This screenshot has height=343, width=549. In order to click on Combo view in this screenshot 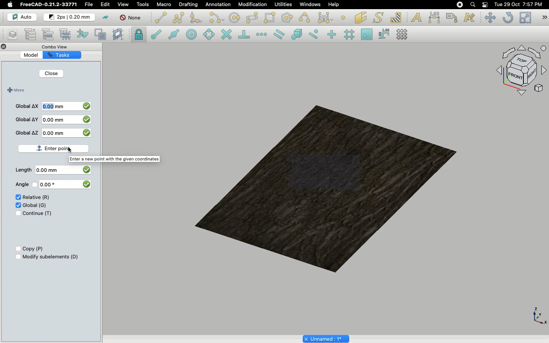, I will do `click(59, 46)`.